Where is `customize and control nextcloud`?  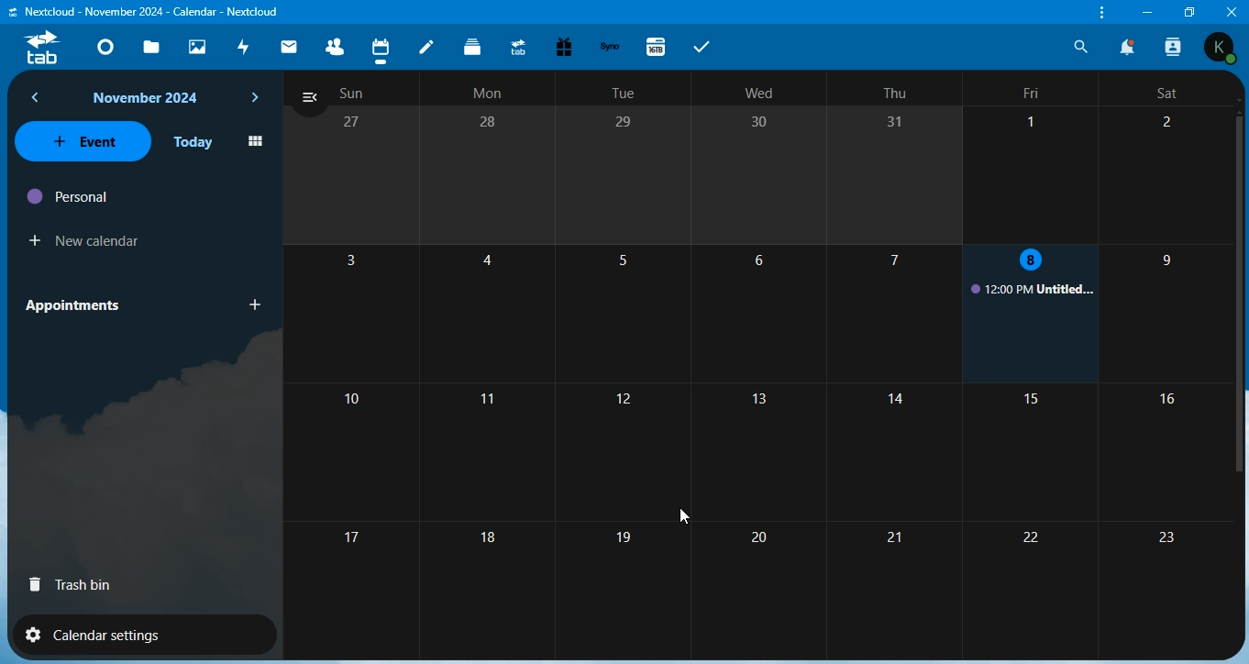
customize and control nextcloud is located at coordinates (1102, 14).